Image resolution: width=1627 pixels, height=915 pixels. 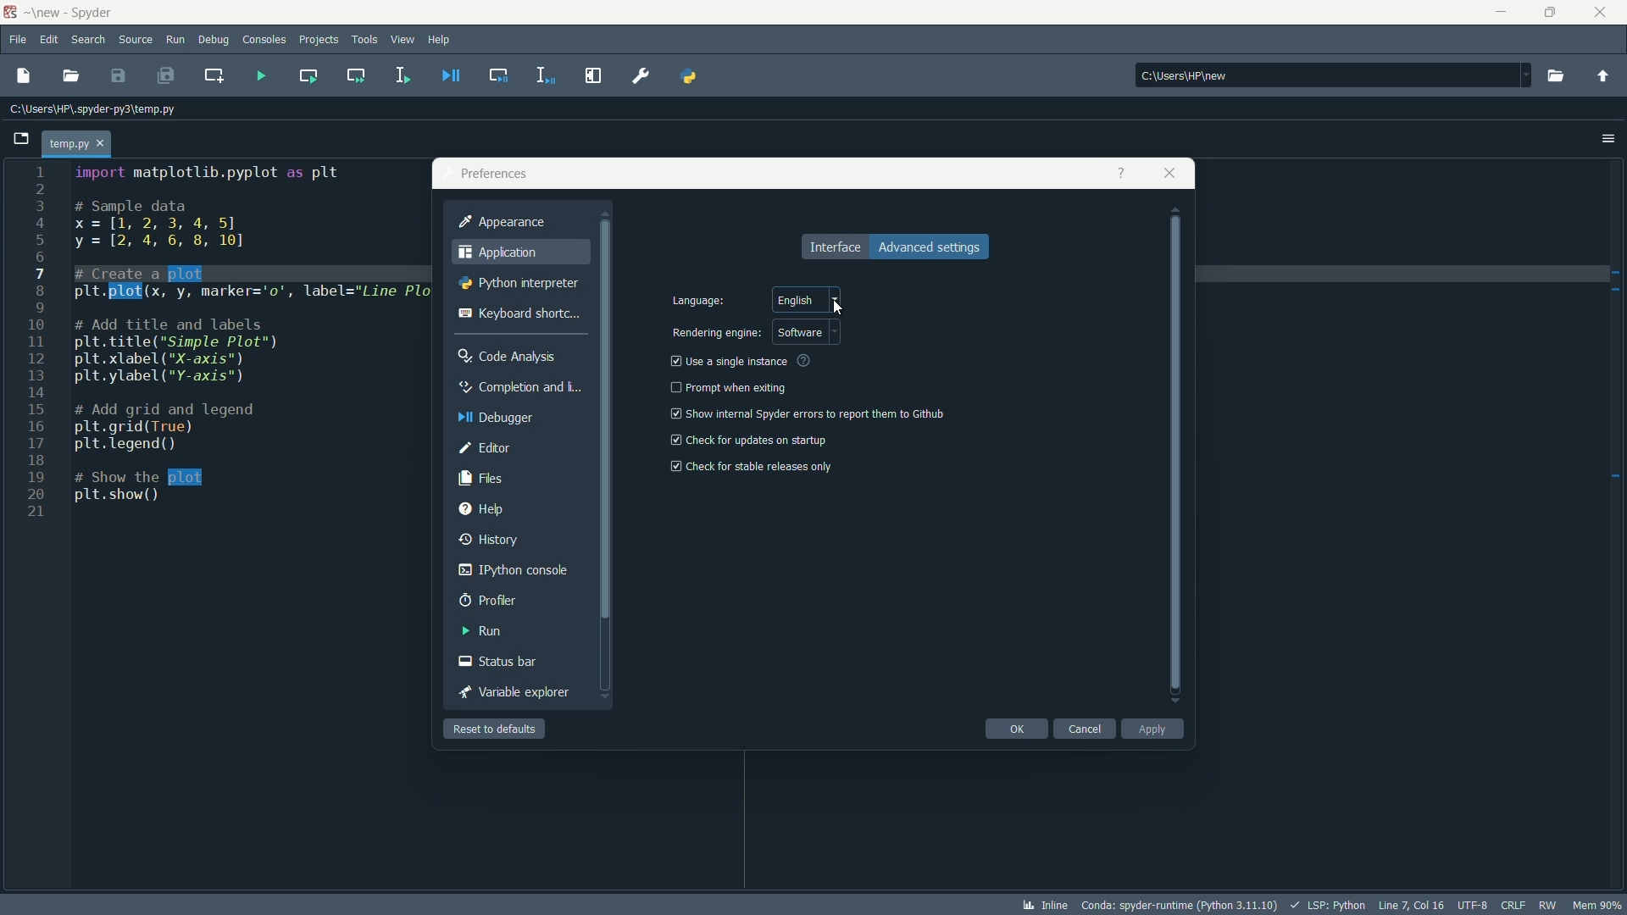 What do you see at coordinates (1086, 729) in the screenshot?
I see `cancel` at bounding box center [1086, 729].